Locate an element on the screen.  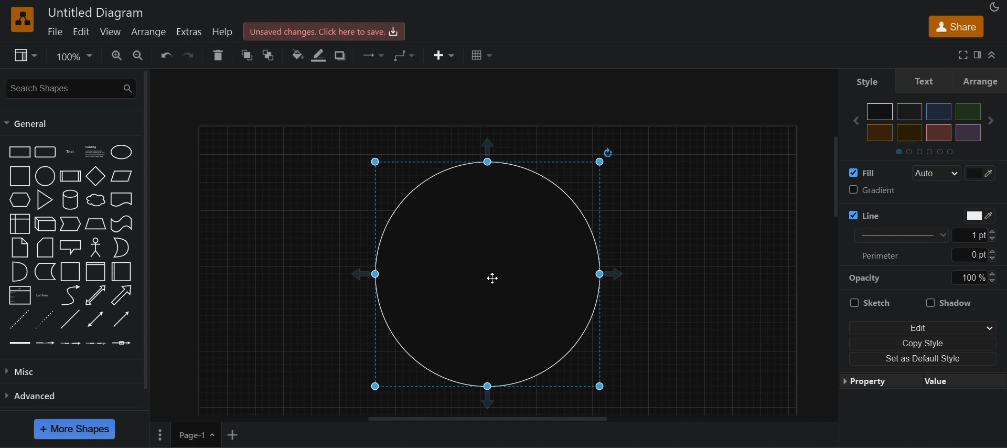
format is located at coordinates (978, 56).